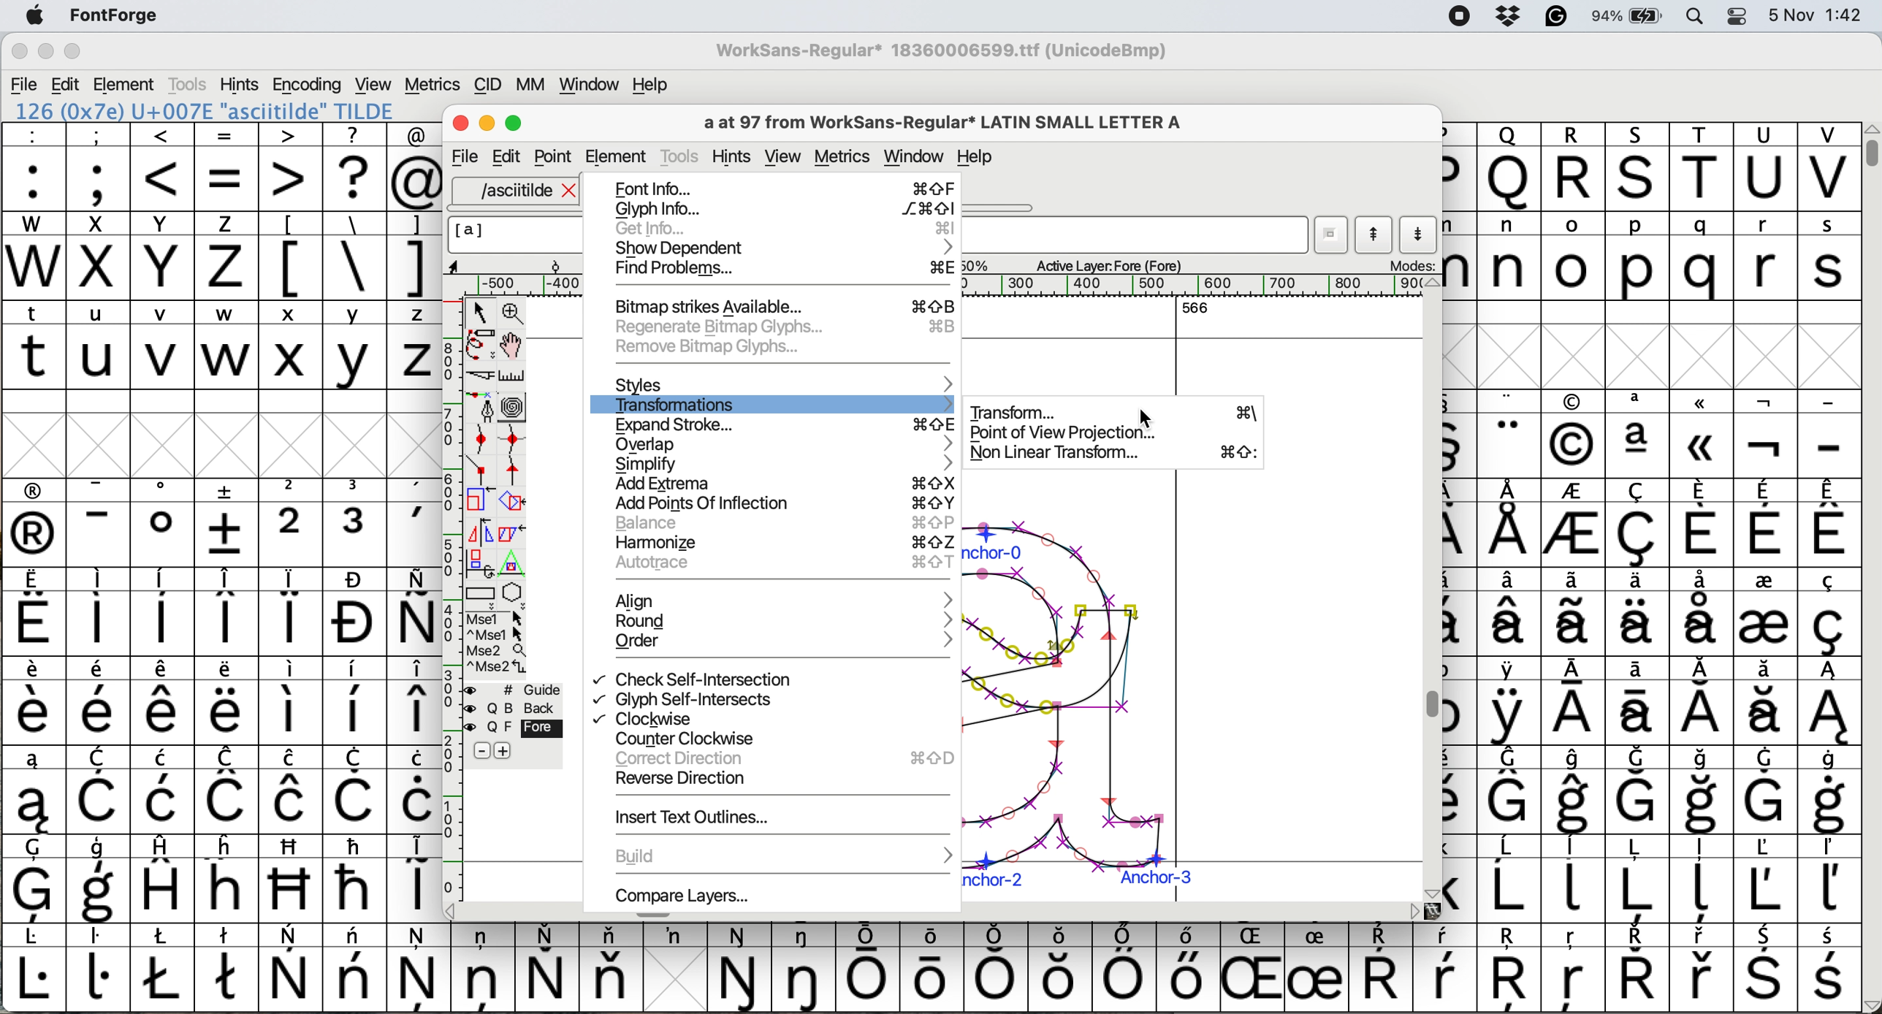 This screenshot has width=1882, height=1014. I want to click on symbol, so click(1637, 968).